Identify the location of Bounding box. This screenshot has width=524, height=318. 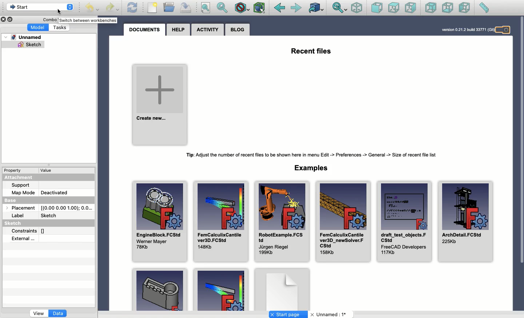
(260, 8).